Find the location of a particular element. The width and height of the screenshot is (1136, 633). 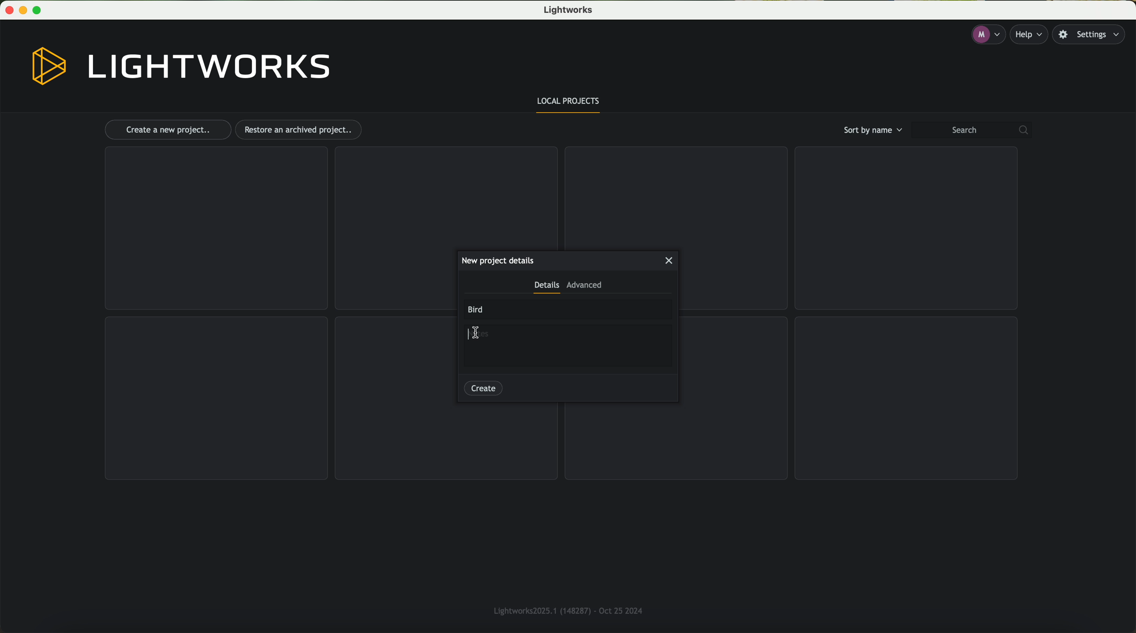

grid is located at coordinates (904, 229).